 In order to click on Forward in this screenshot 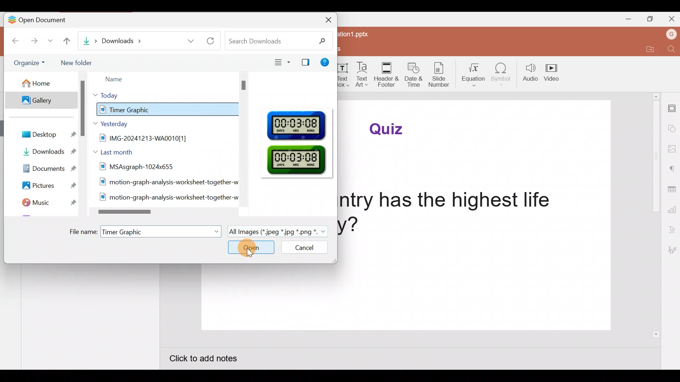, I will do `click(35, 42)`.